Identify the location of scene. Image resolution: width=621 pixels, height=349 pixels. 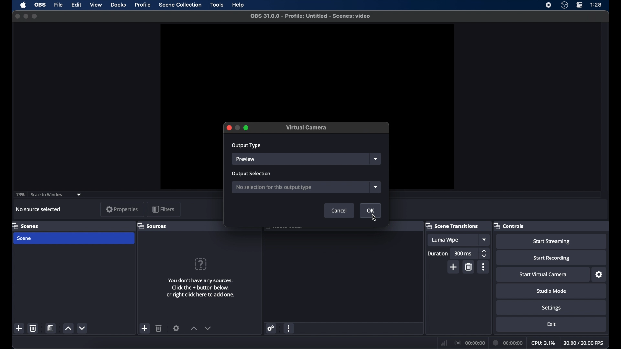
(74, 238).